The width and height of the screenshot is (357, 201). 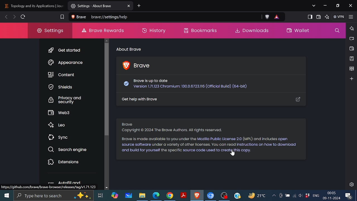 I want to click on white board, so click(x=129, y=195).